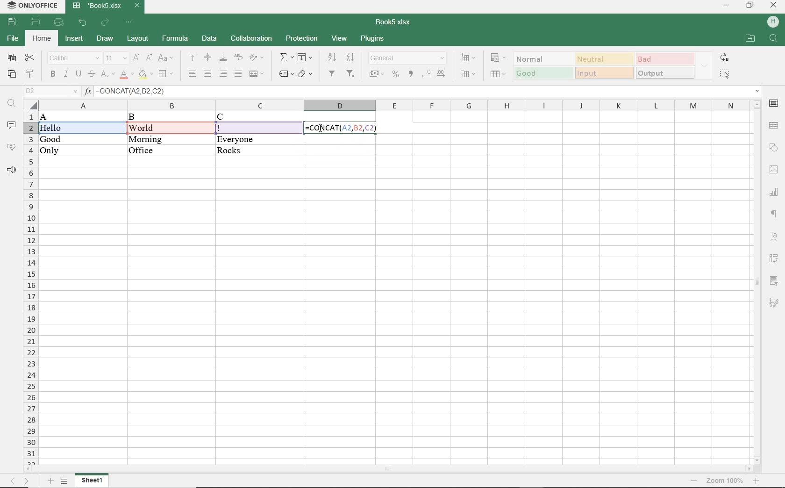 The image size is (785, 488). I want to click on FONT COLOR, so click(127, 76).